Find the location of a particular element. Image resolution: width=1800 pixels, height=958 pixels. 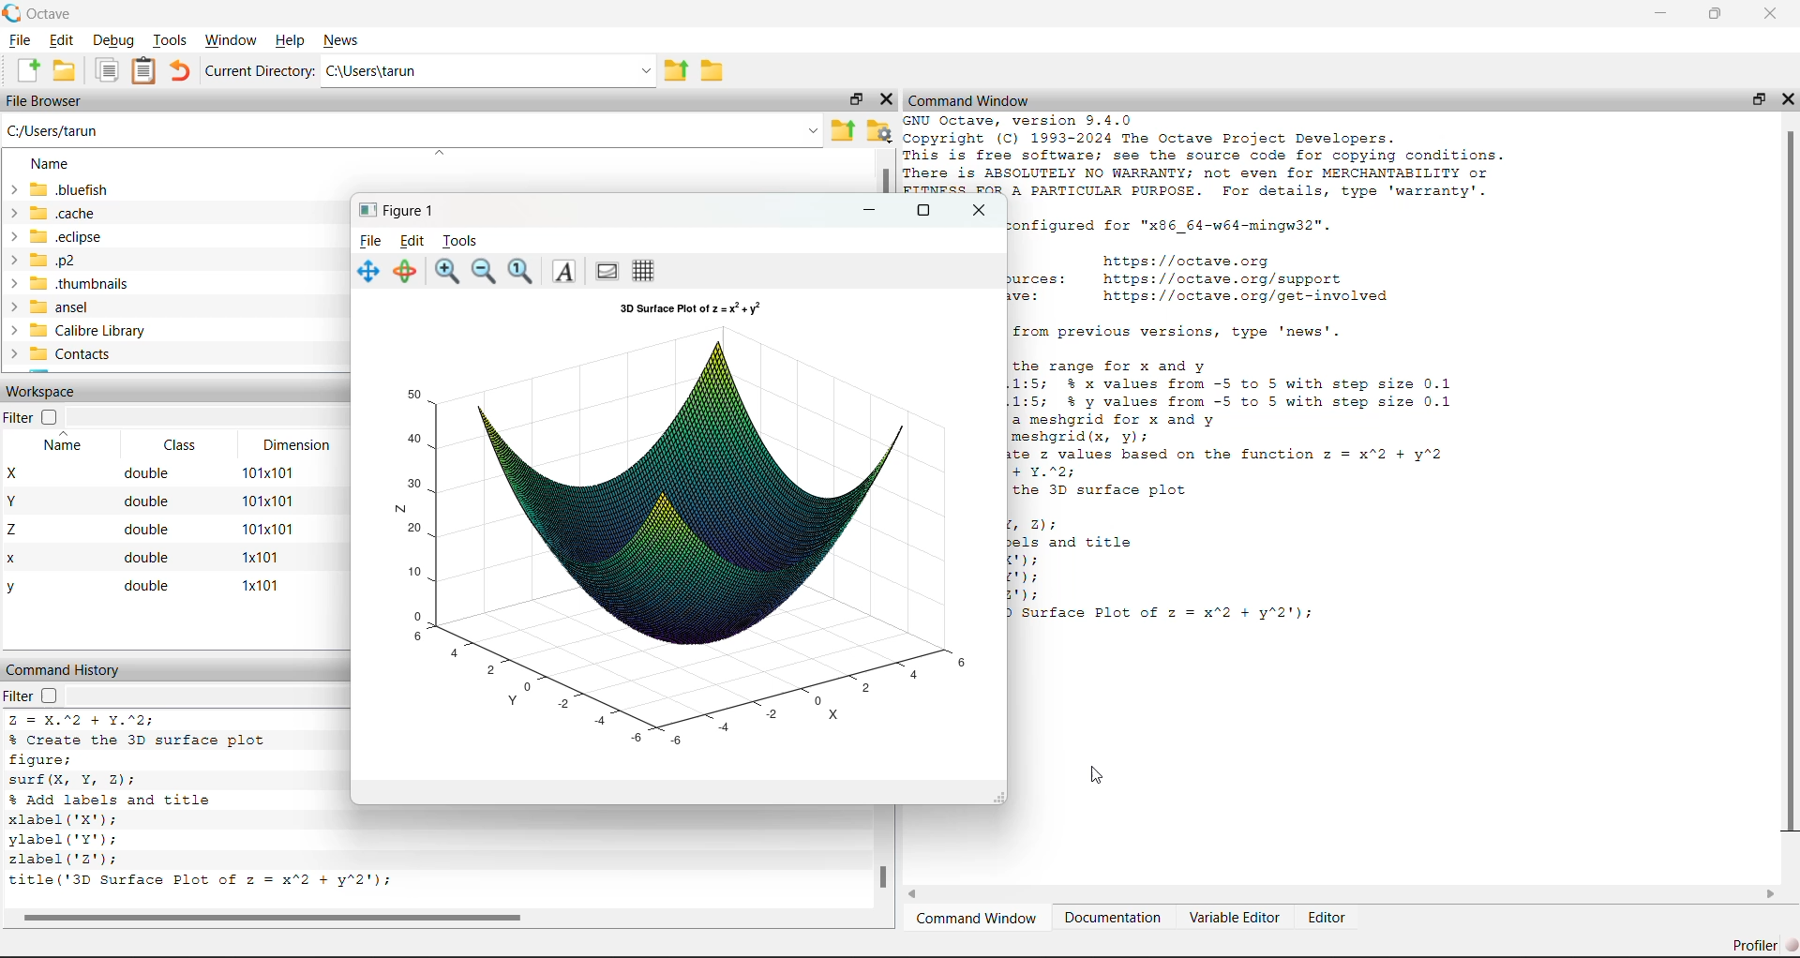

Help is located at coordinates (292, 40).